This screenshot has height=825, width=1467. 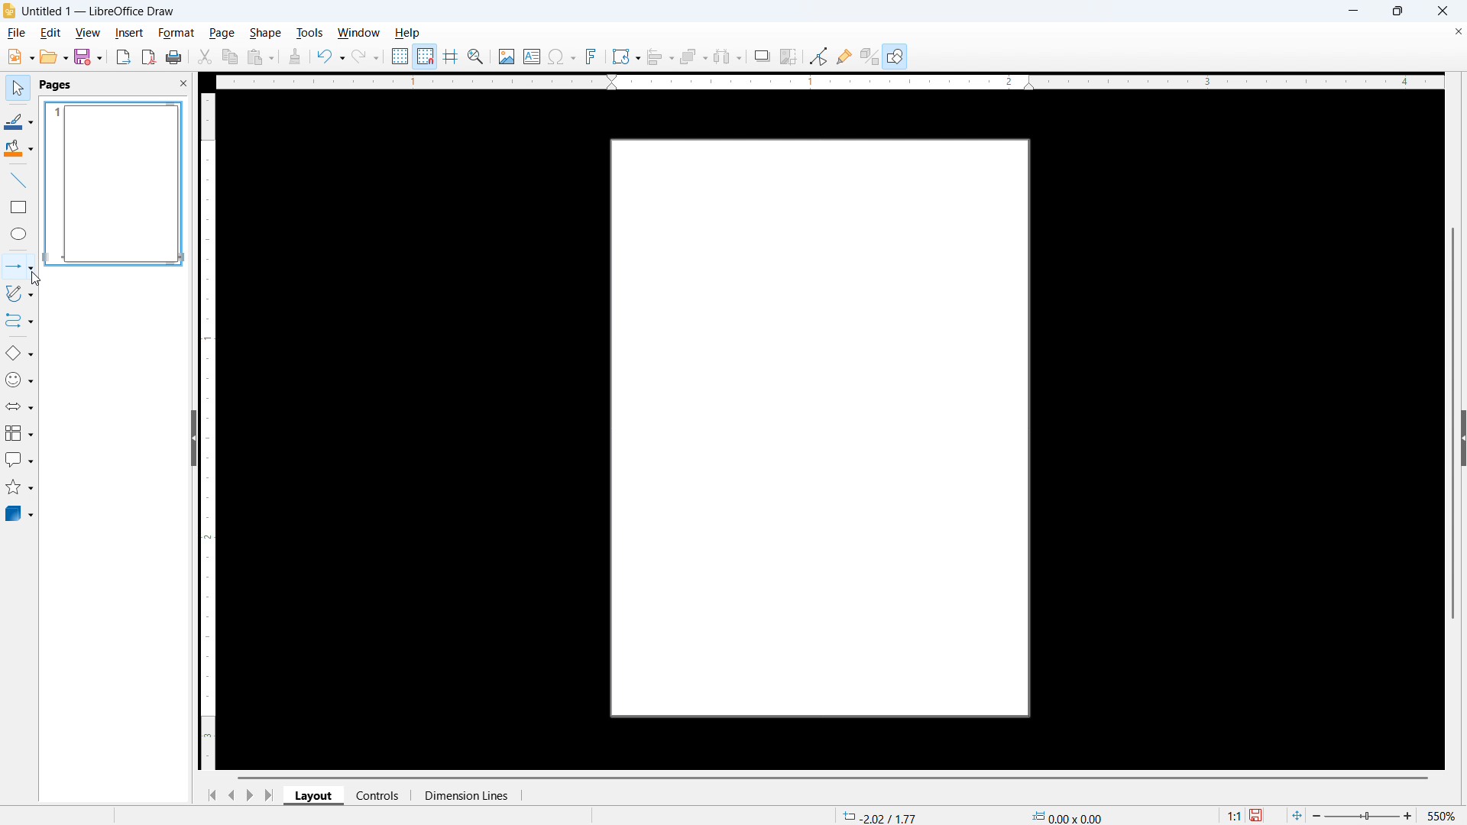 I want to click on print , so click(x=174, y=57).